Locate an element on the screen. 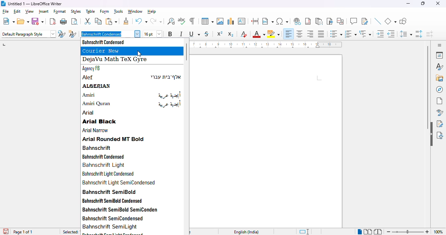 This screenshot has width=446, height=235. amiri is located at coordinates (132, 95).